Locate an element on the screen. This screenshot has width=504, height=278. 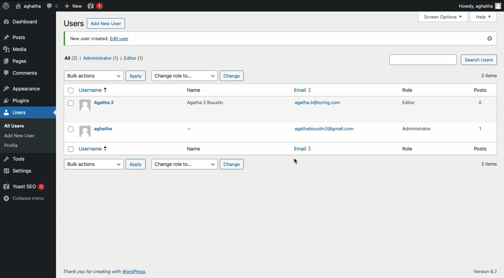
profile is located at coordinates (13, 145).